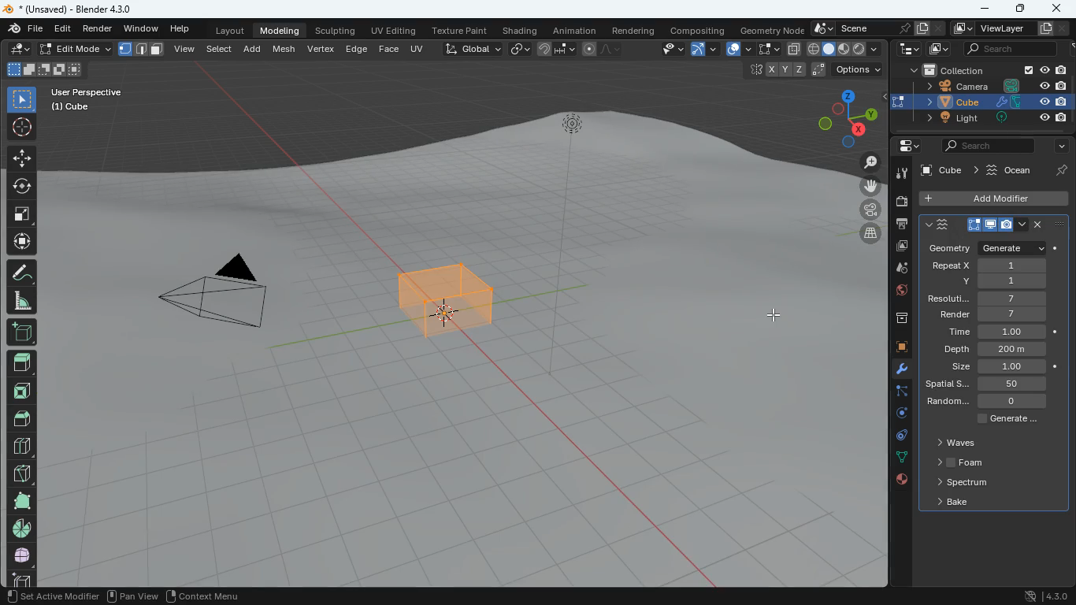  Describe the element at coordinates (21, 362) in the screenshot. I see `head` at that location.